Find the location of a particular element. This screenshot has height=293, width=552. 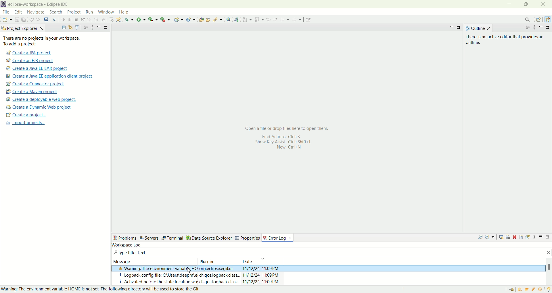

date is located at coordinates (263, 261).